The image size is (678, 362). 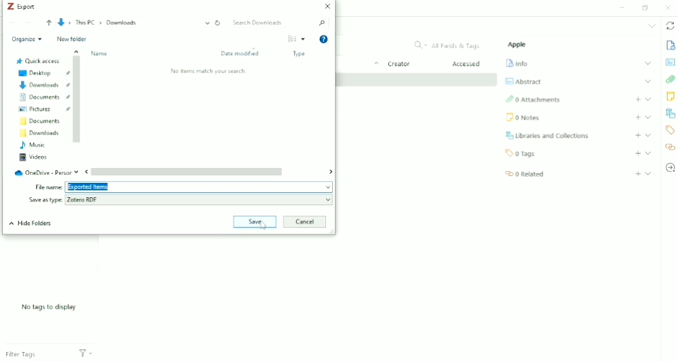 I want to click on Apple, so click(x=518, y=45).